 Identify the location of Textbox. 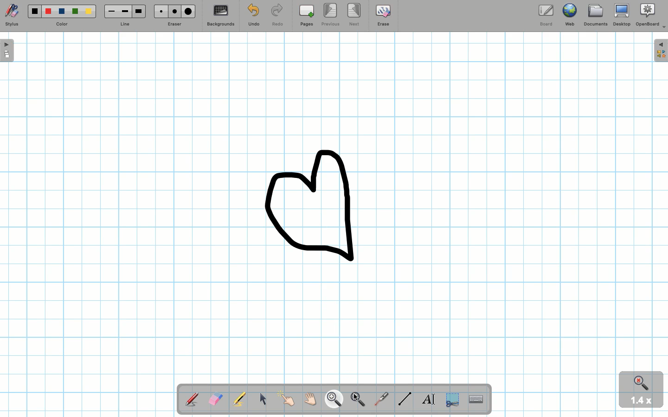
(428, 398).